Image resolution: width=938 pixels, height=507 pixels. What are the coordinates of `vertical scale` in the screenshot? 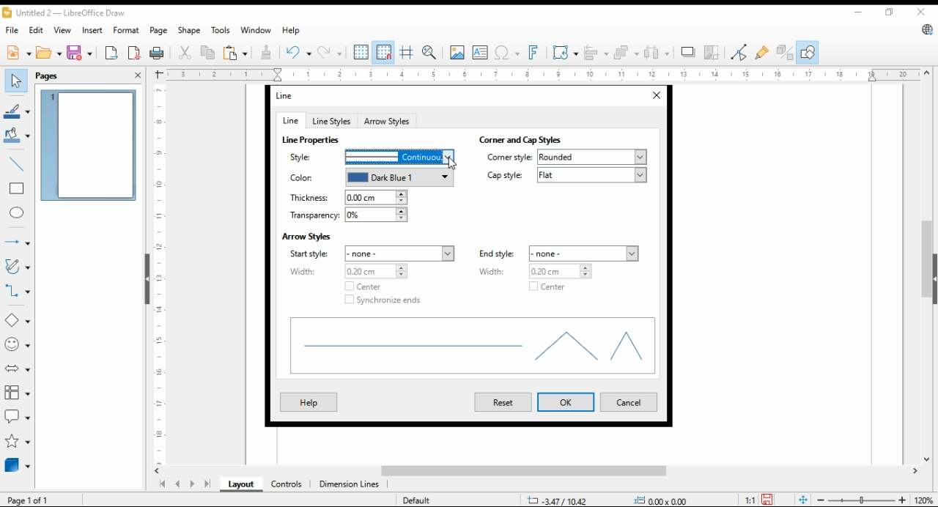 It's located at (158, 274).